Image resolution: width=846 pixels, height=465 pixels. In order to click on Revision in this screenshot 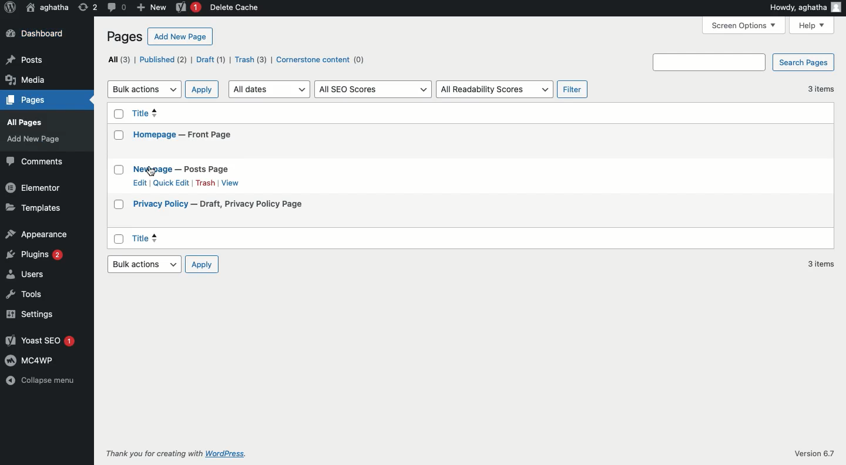, I will do `click(88, 8)`.